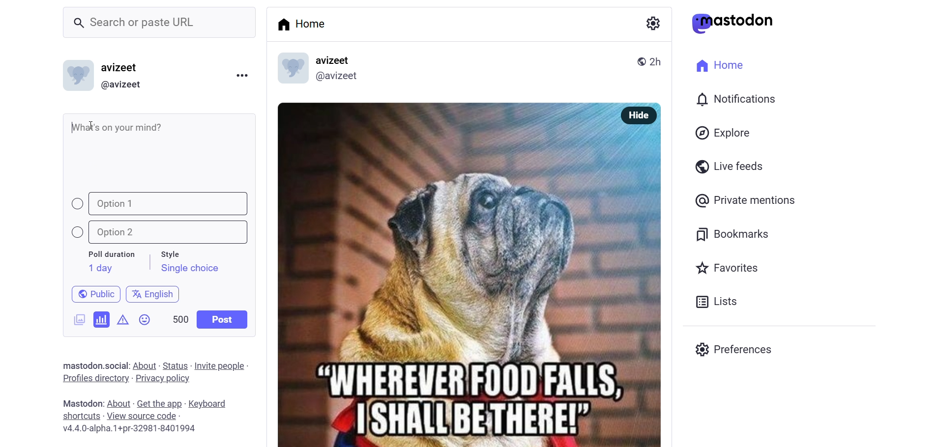 This screenshot has width=938, height=447. What do you see at coordinates (733, 23) in the screenshot?
I see `mastodon` at bounding box center [733, 23].